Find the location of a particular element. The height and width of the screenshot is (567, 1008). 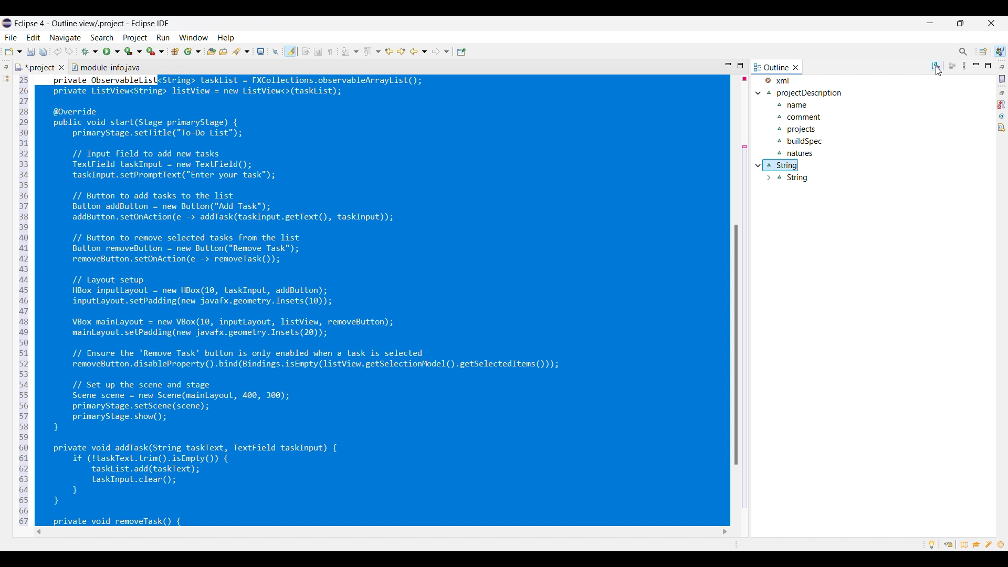

line number is located at coordinates (23, 302).